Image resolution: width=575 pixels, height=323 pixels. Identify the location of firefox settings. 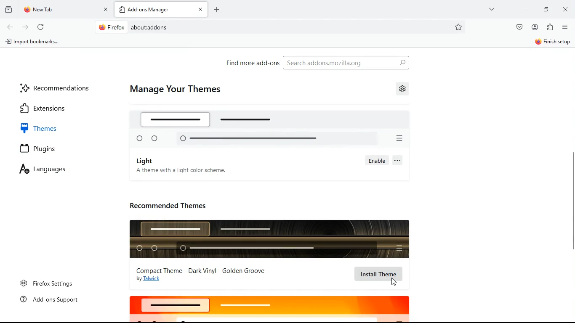
(48, 283).